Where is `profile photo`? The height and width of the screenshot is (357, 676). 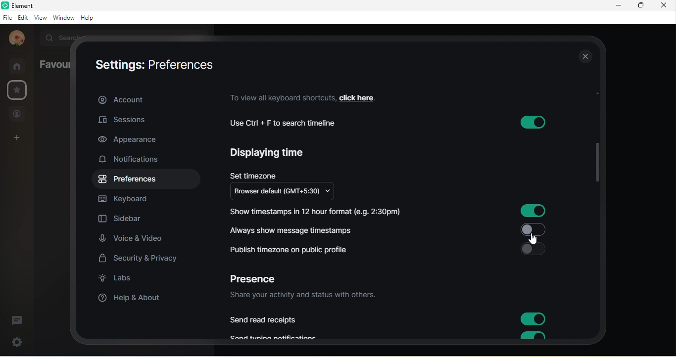
profile photo is located at coordinates (15, 39).